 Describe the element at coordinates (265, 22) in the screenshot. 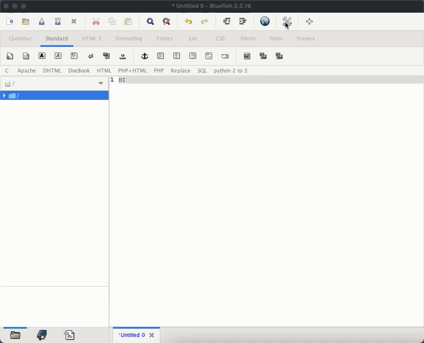

I see `preview in browser` at that location.